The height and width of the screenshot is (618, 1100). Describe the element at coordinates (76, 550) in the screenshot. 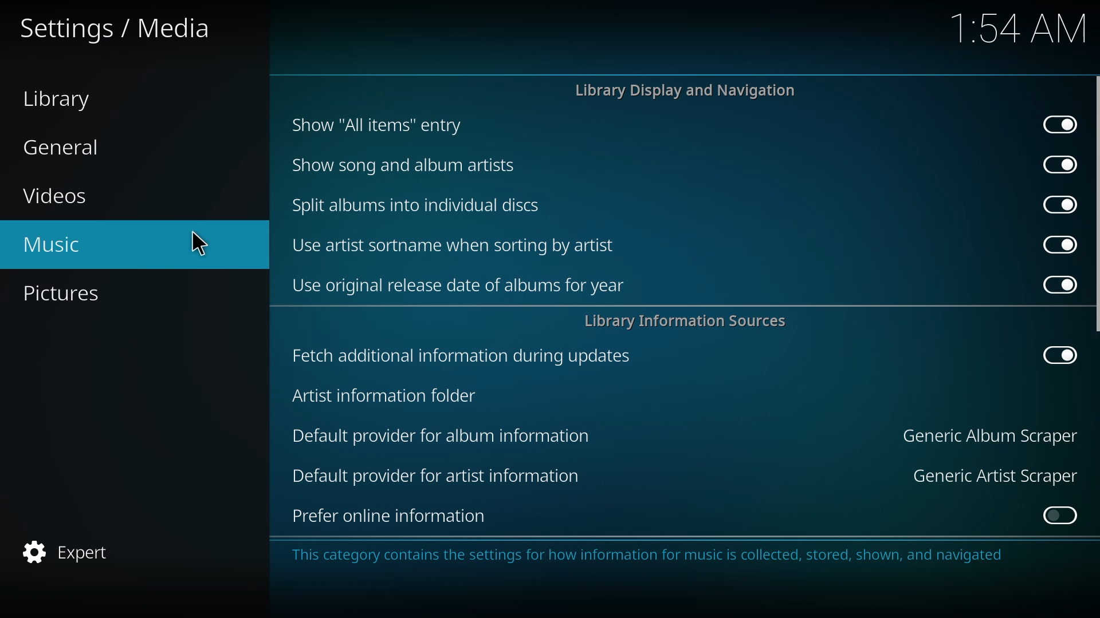

I see `expert` at that location.